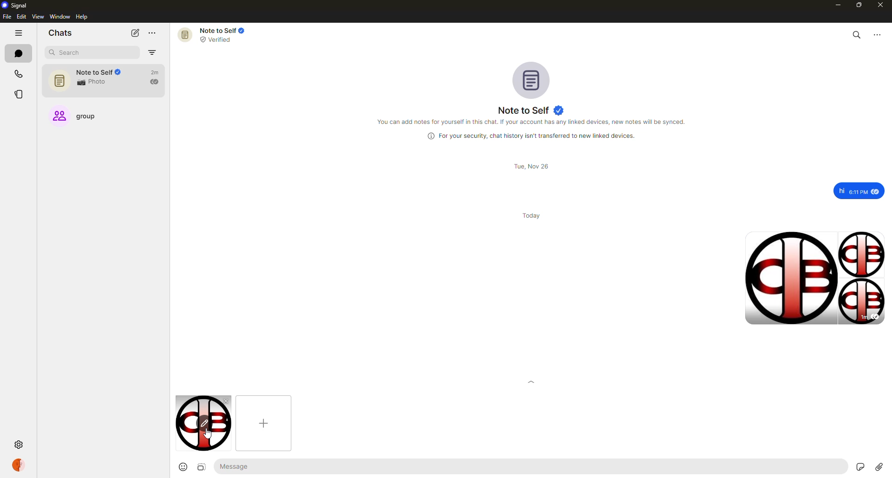 The width and height of the screenshot is (892, 478). I want to click on add image, so click(263, 423).